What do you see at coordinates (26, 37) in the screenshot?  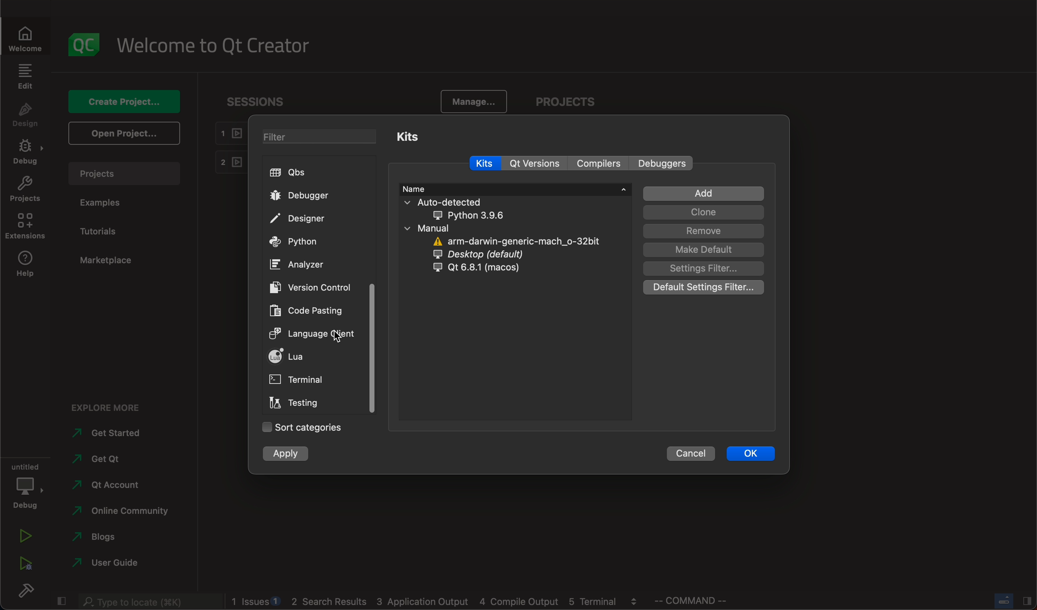 I see `welcome` at bounding box center [26, 37].